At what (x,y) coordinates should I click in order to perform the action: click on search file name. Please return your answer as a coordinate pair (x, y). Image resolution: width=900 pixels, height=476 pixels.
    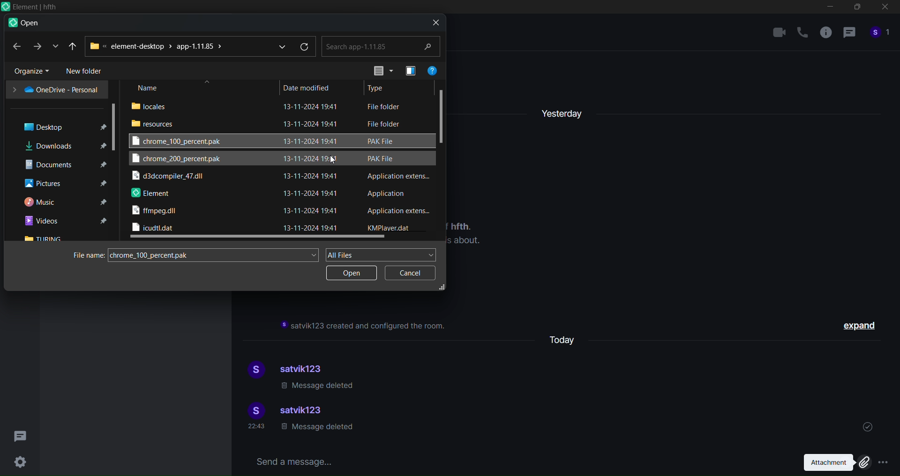
    Looking at the image, I should click on (216, 253).